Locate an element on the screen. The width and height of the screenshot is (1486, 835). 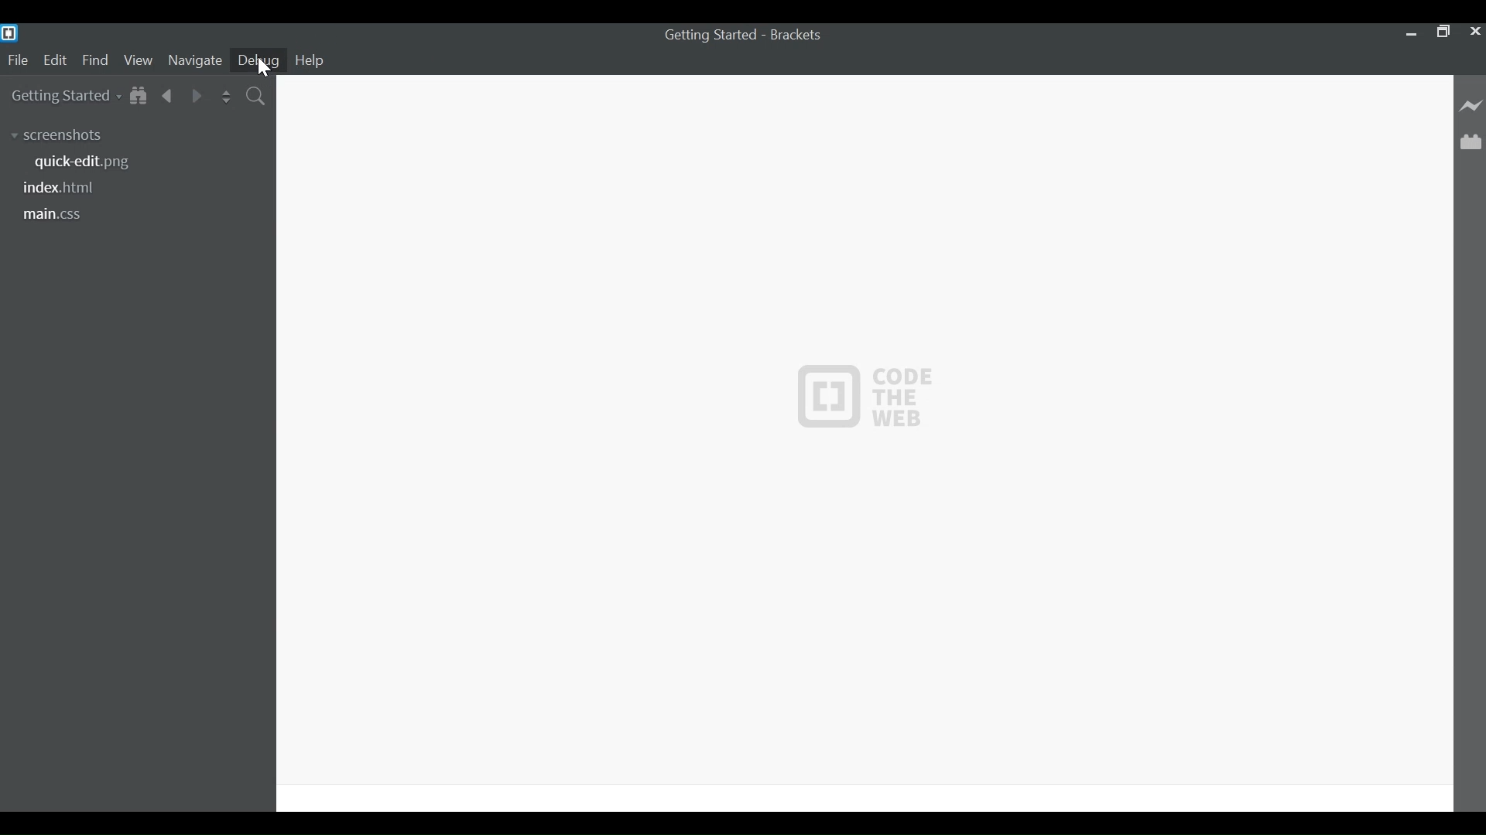
Help is located at coordinates (317, 60).